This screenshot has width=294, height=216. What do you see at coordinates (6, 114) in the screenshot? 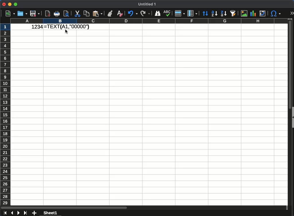
I see `rows` at bounding box center [6, 114].